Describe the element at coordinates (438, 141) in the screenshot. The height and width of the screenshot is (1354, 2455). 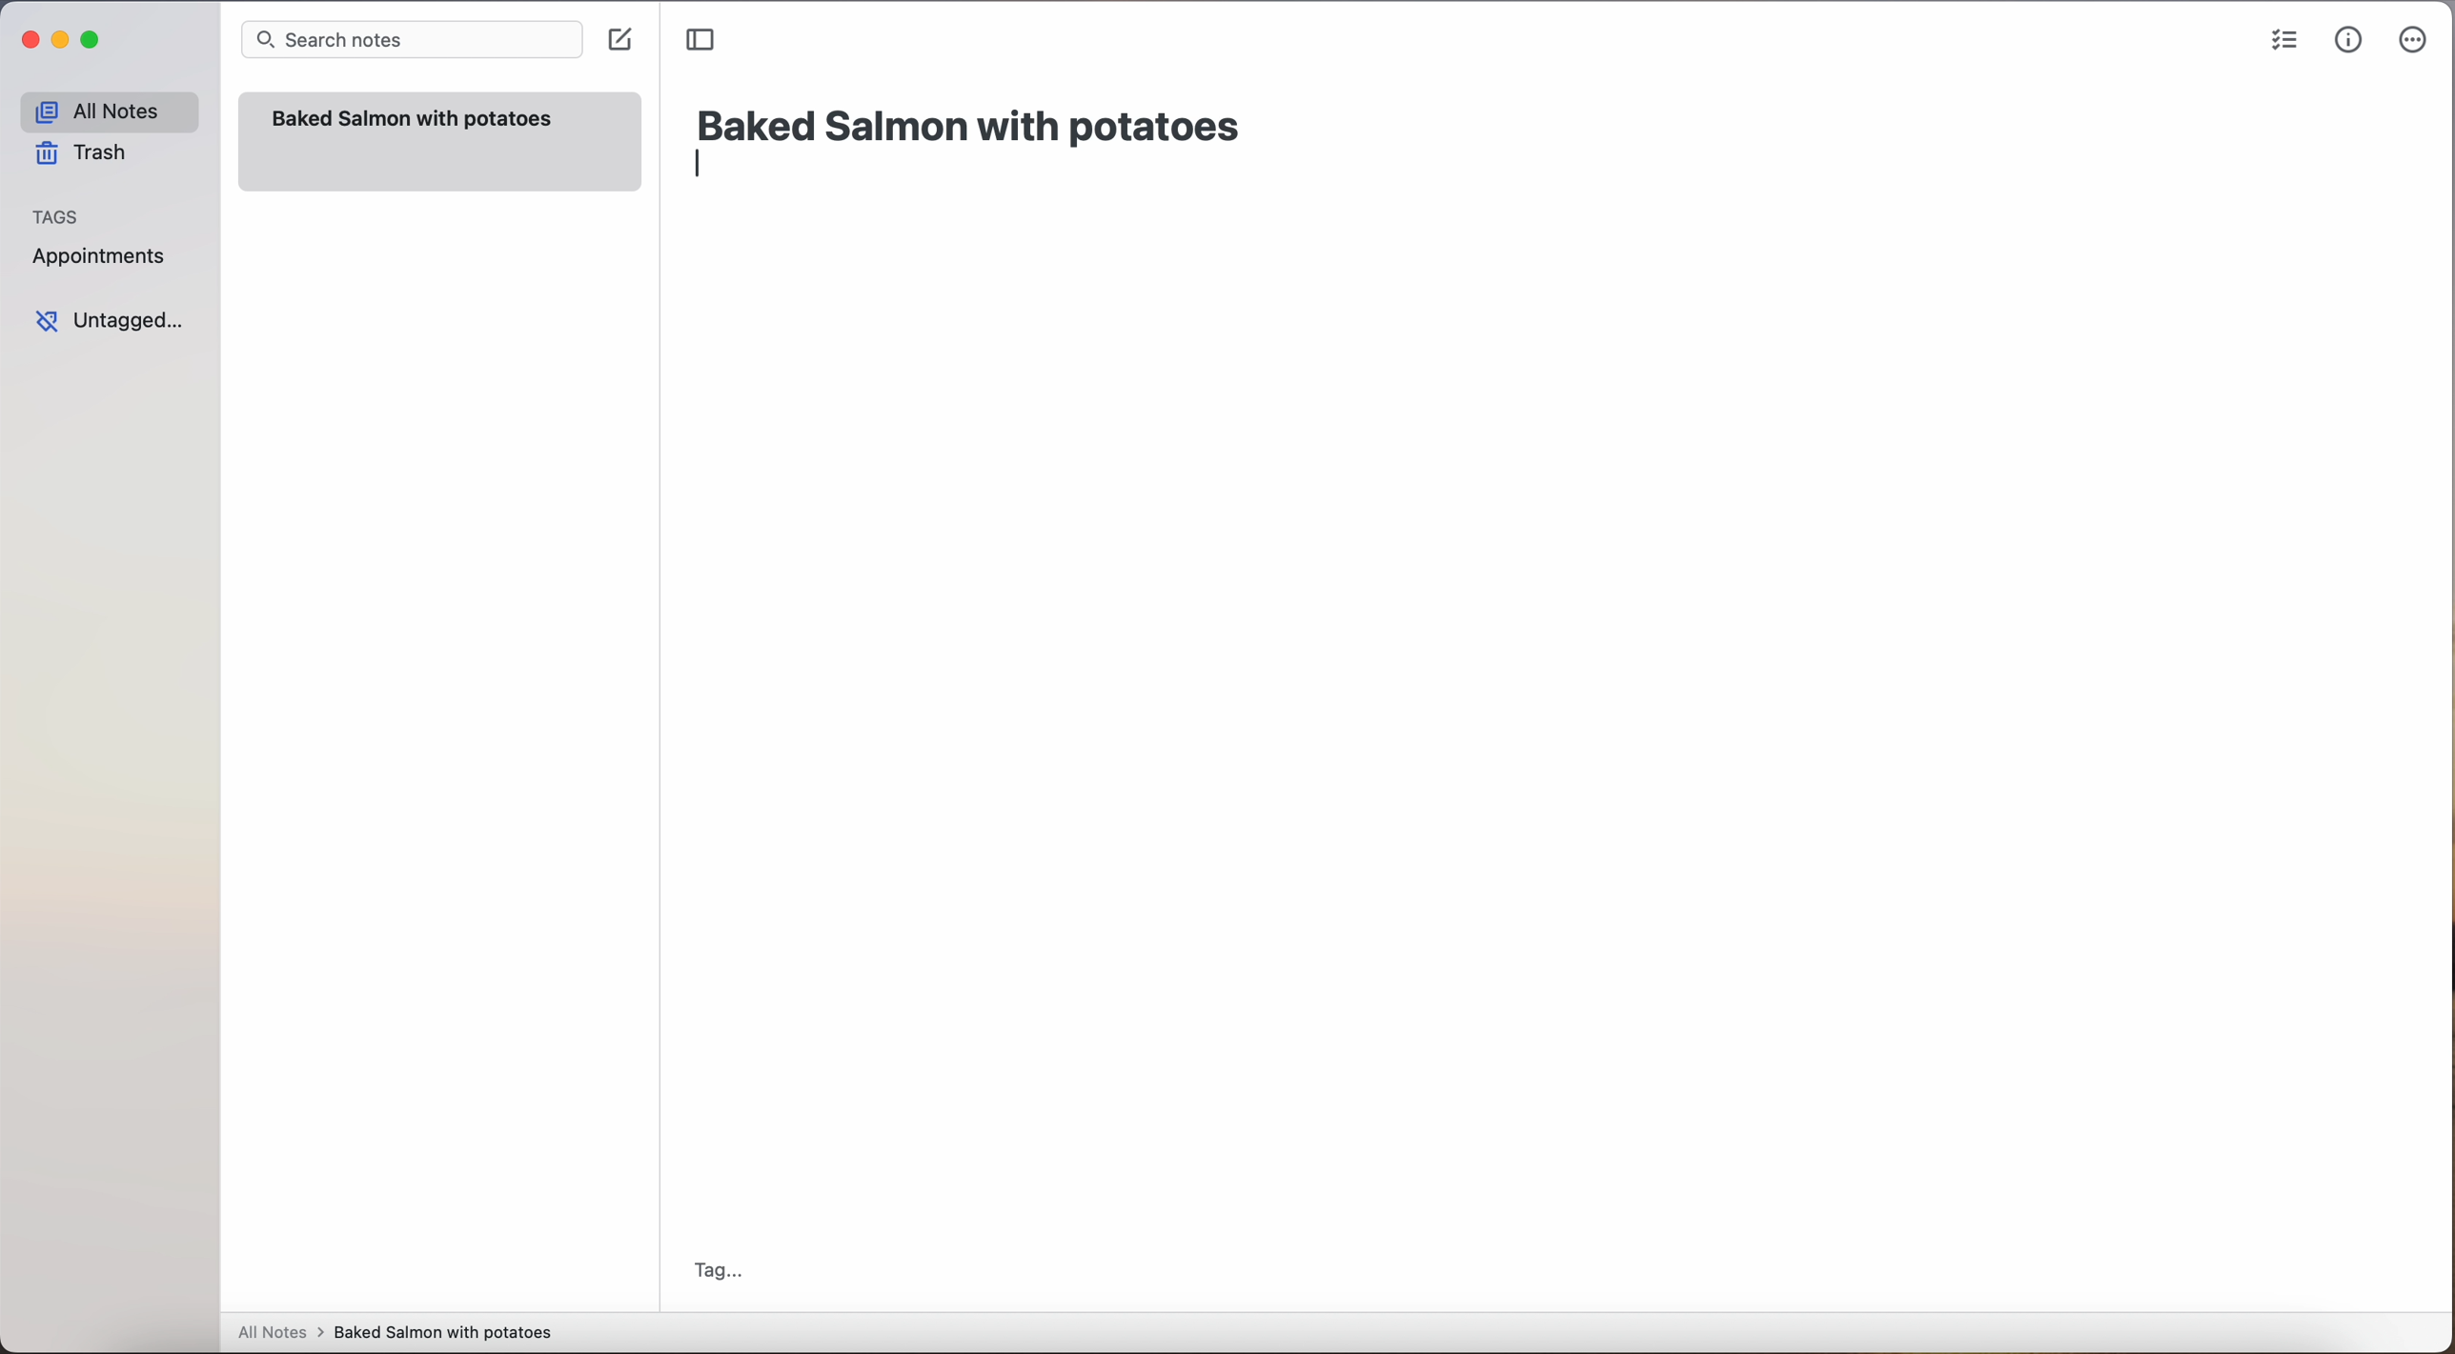
I see `Baked Salmon with potatoes note` at that location.